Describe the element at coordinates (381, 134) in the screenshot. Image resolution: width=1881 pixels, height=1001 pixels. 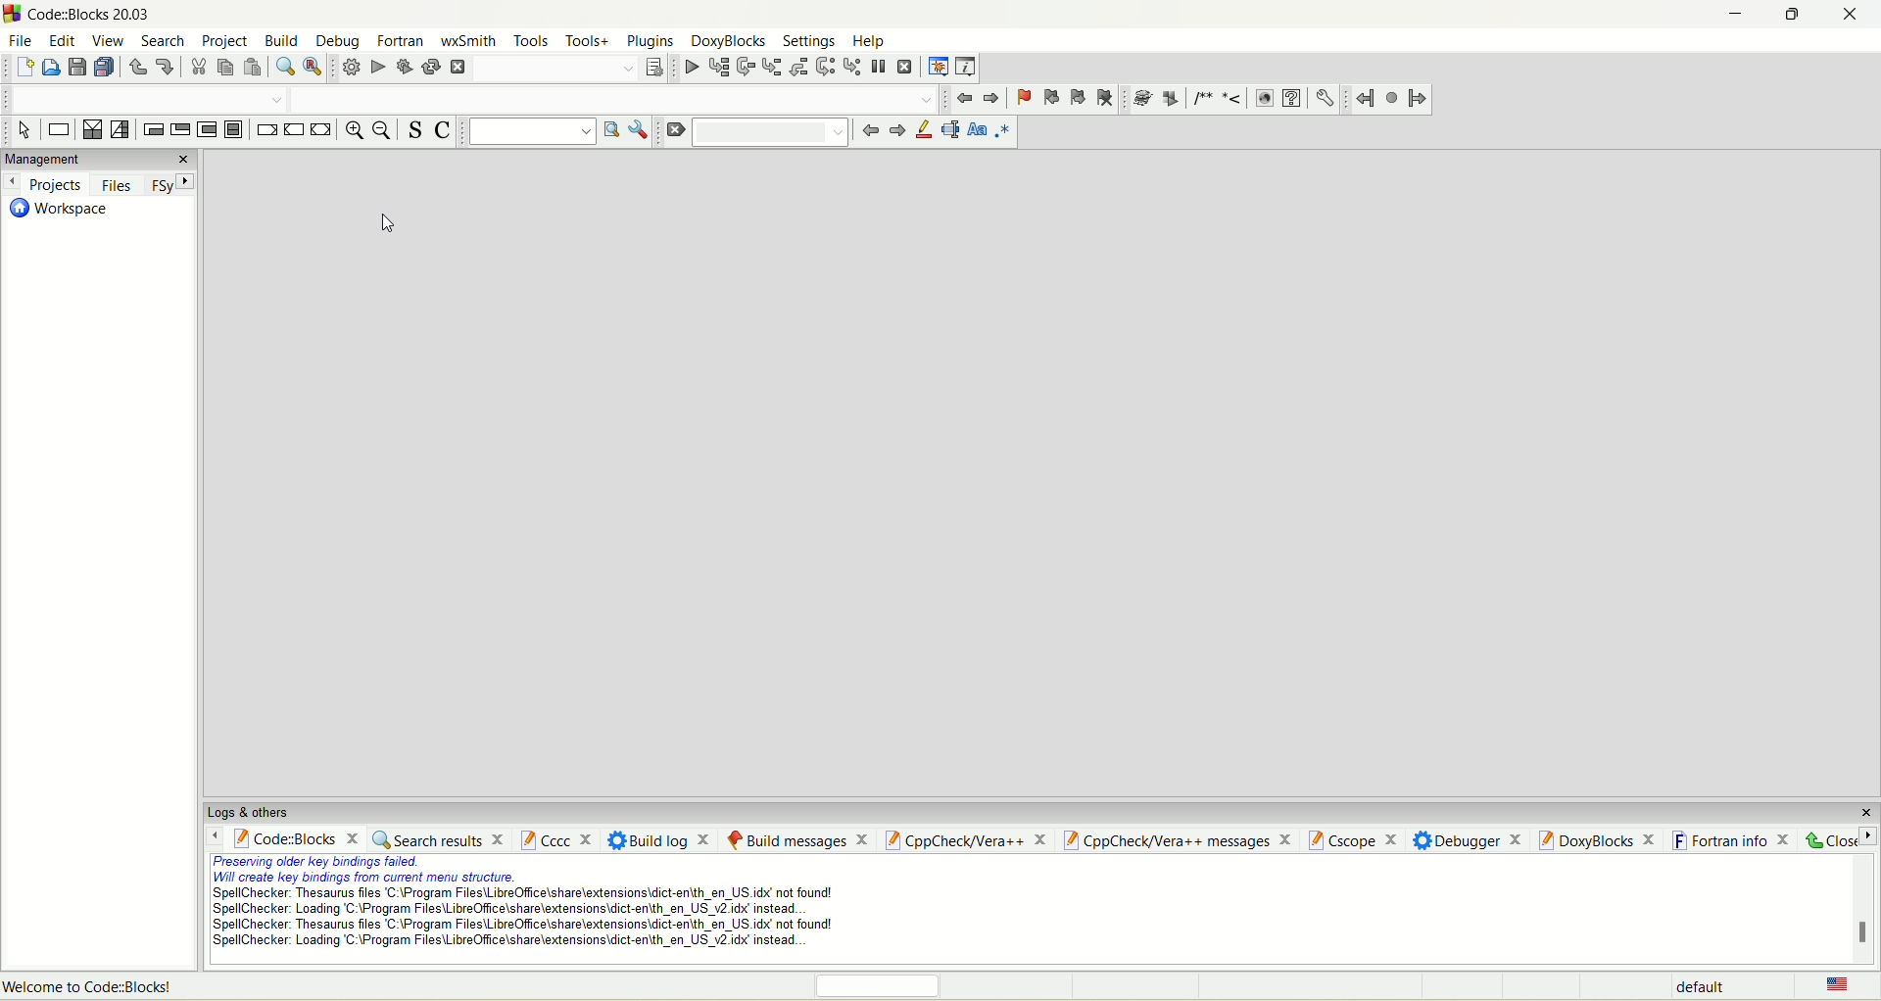
I see `zoom out` at that location.